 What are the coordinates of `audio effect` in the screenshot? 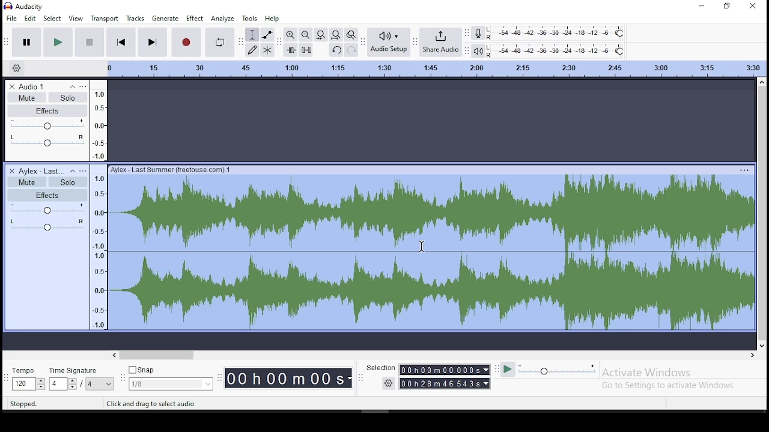 It's located at (47, 229).